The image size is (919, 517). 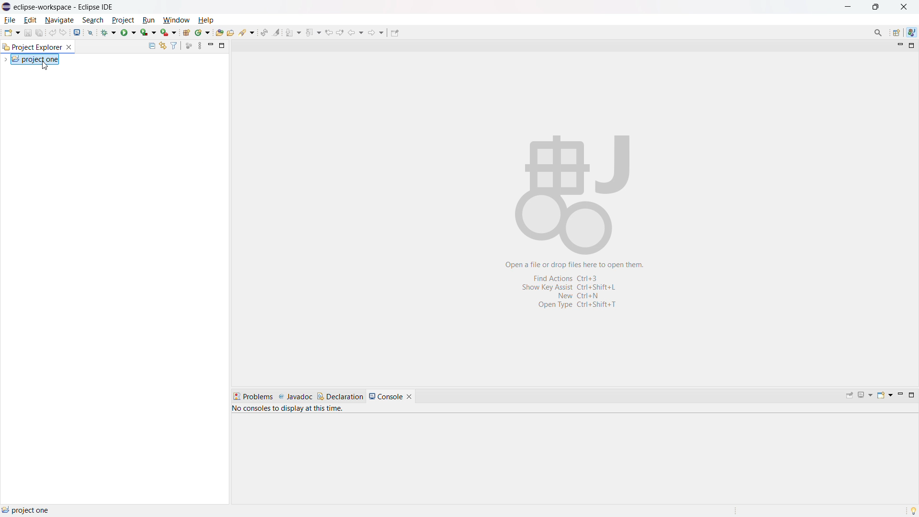 I want to click on open task, so click(x=231, y=32).